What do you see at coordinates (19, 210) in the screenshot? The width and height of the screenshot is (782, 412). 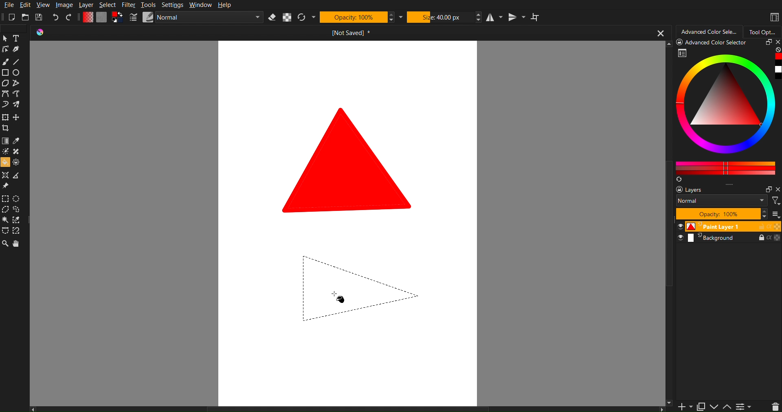 I see `Selection freeshape` at bounding box center [19, 210].